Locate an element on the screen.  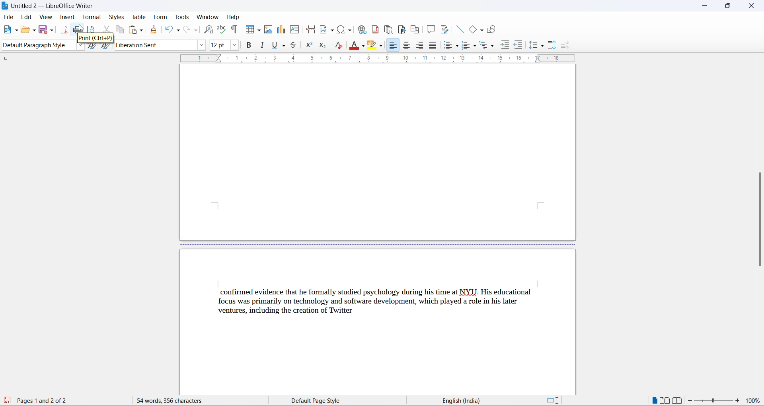
font color is located at coordinates (352, 45).